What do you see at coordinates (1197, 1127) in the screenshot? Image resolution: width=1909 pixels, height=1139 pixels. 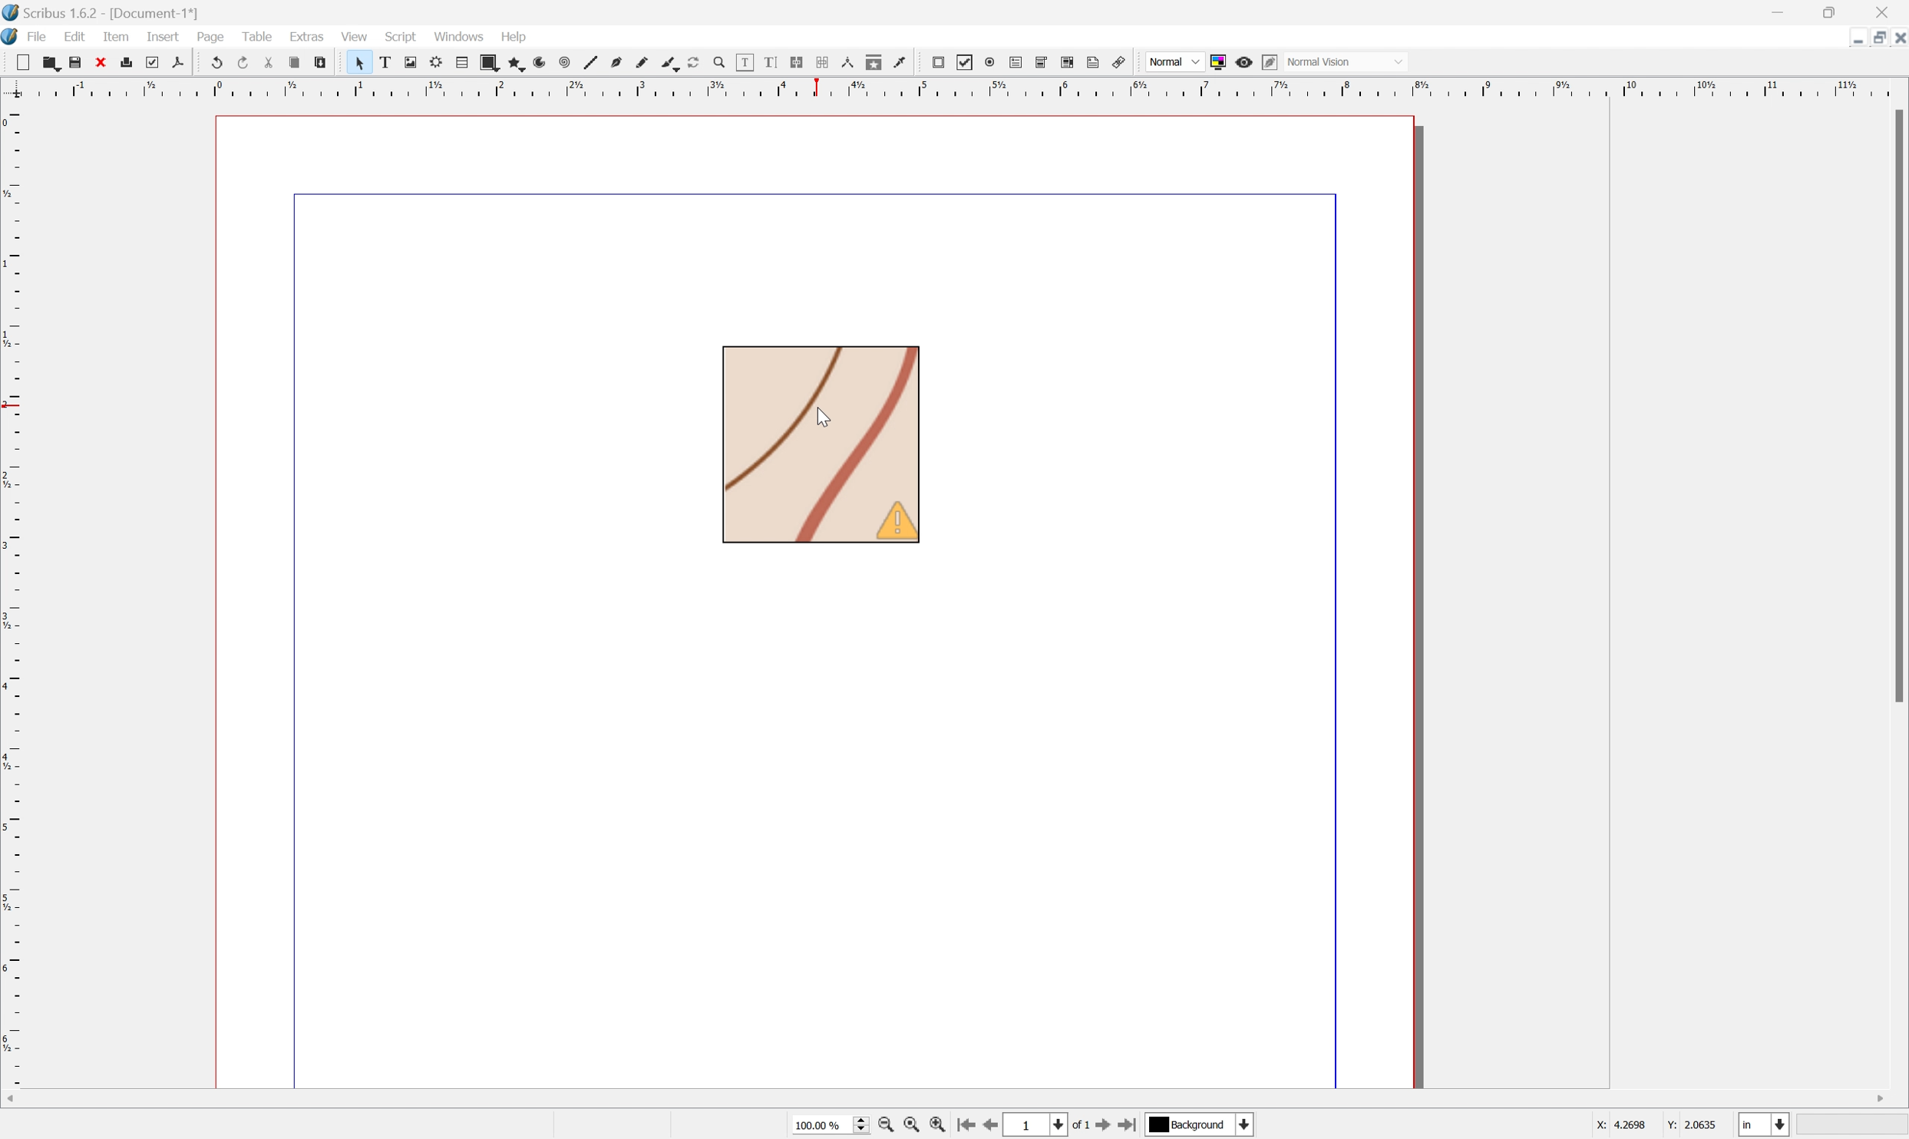 I see `Select the current player` at bounding box center [1197, 1127].